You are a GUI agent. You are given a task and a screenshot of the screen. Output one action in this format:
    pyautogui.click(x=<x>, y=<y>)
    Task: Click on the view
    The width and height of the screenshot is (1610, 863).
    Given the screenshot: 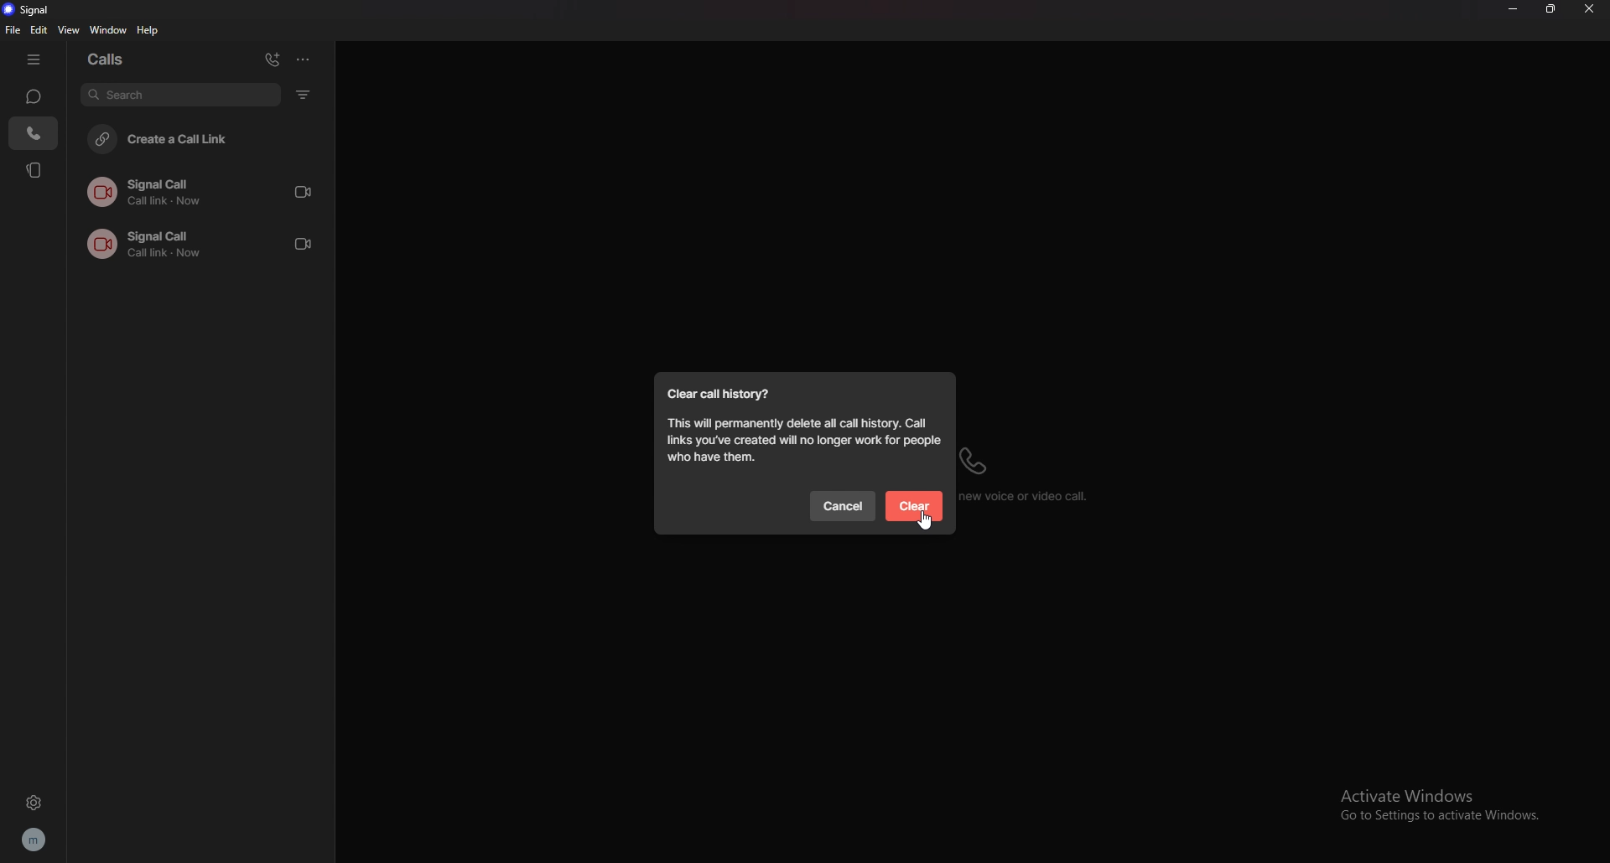 What is the action you would take?
    pyautogui.click(x=70, y=29)
    